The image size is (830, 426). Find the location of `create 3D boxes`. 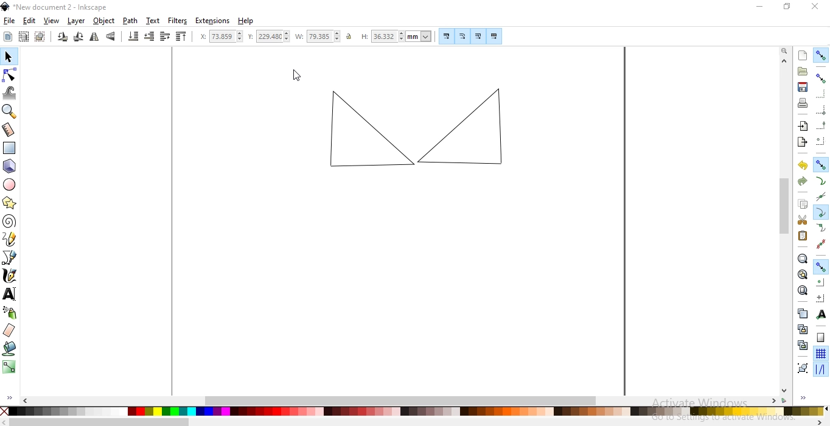

create 3D boxes is located at coordinates (9, 167).